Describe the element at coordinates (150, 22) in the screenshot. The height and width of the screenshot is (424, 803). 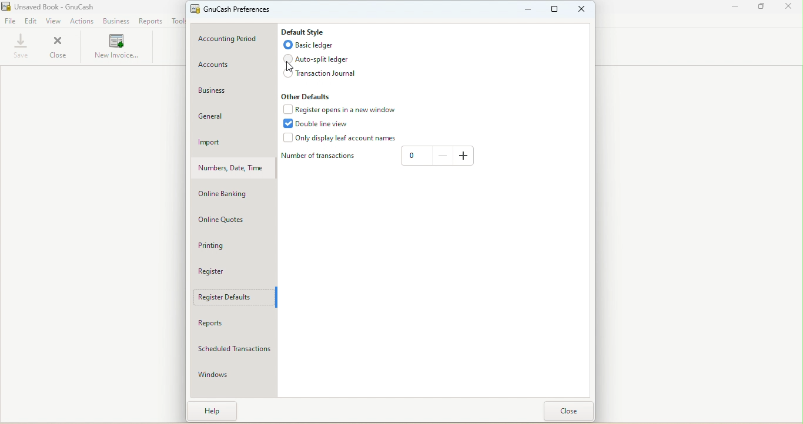
I see `Reports` at that location.